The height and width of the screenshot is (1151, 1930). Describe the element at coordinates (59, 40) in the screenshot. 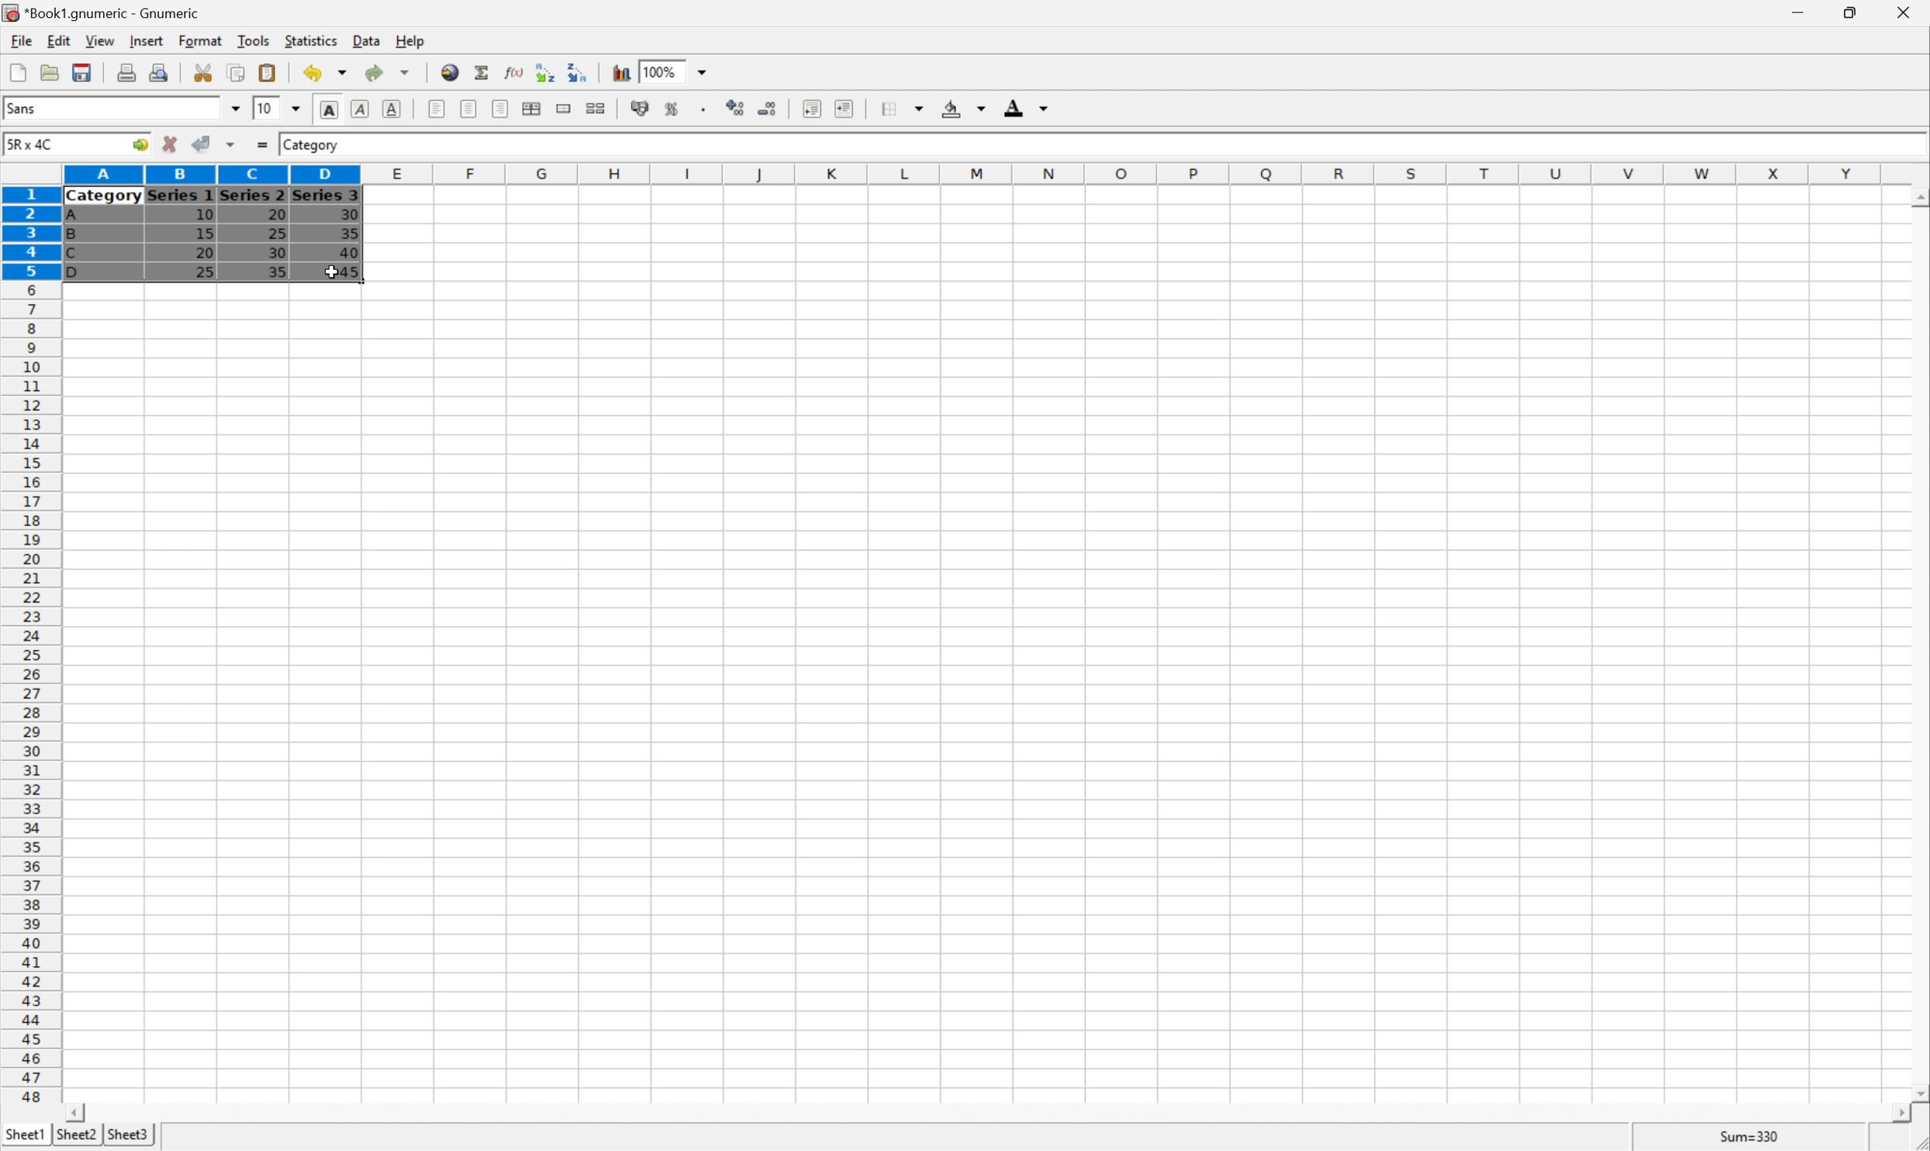

I see `Edit` at that location.